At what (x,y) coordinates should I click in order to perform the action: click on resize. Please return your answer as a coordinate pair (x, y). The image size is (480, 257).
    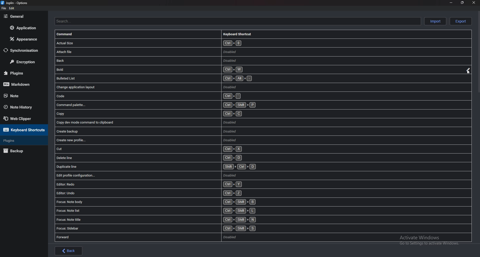
    Looking at the image, I should click on (462, 3).